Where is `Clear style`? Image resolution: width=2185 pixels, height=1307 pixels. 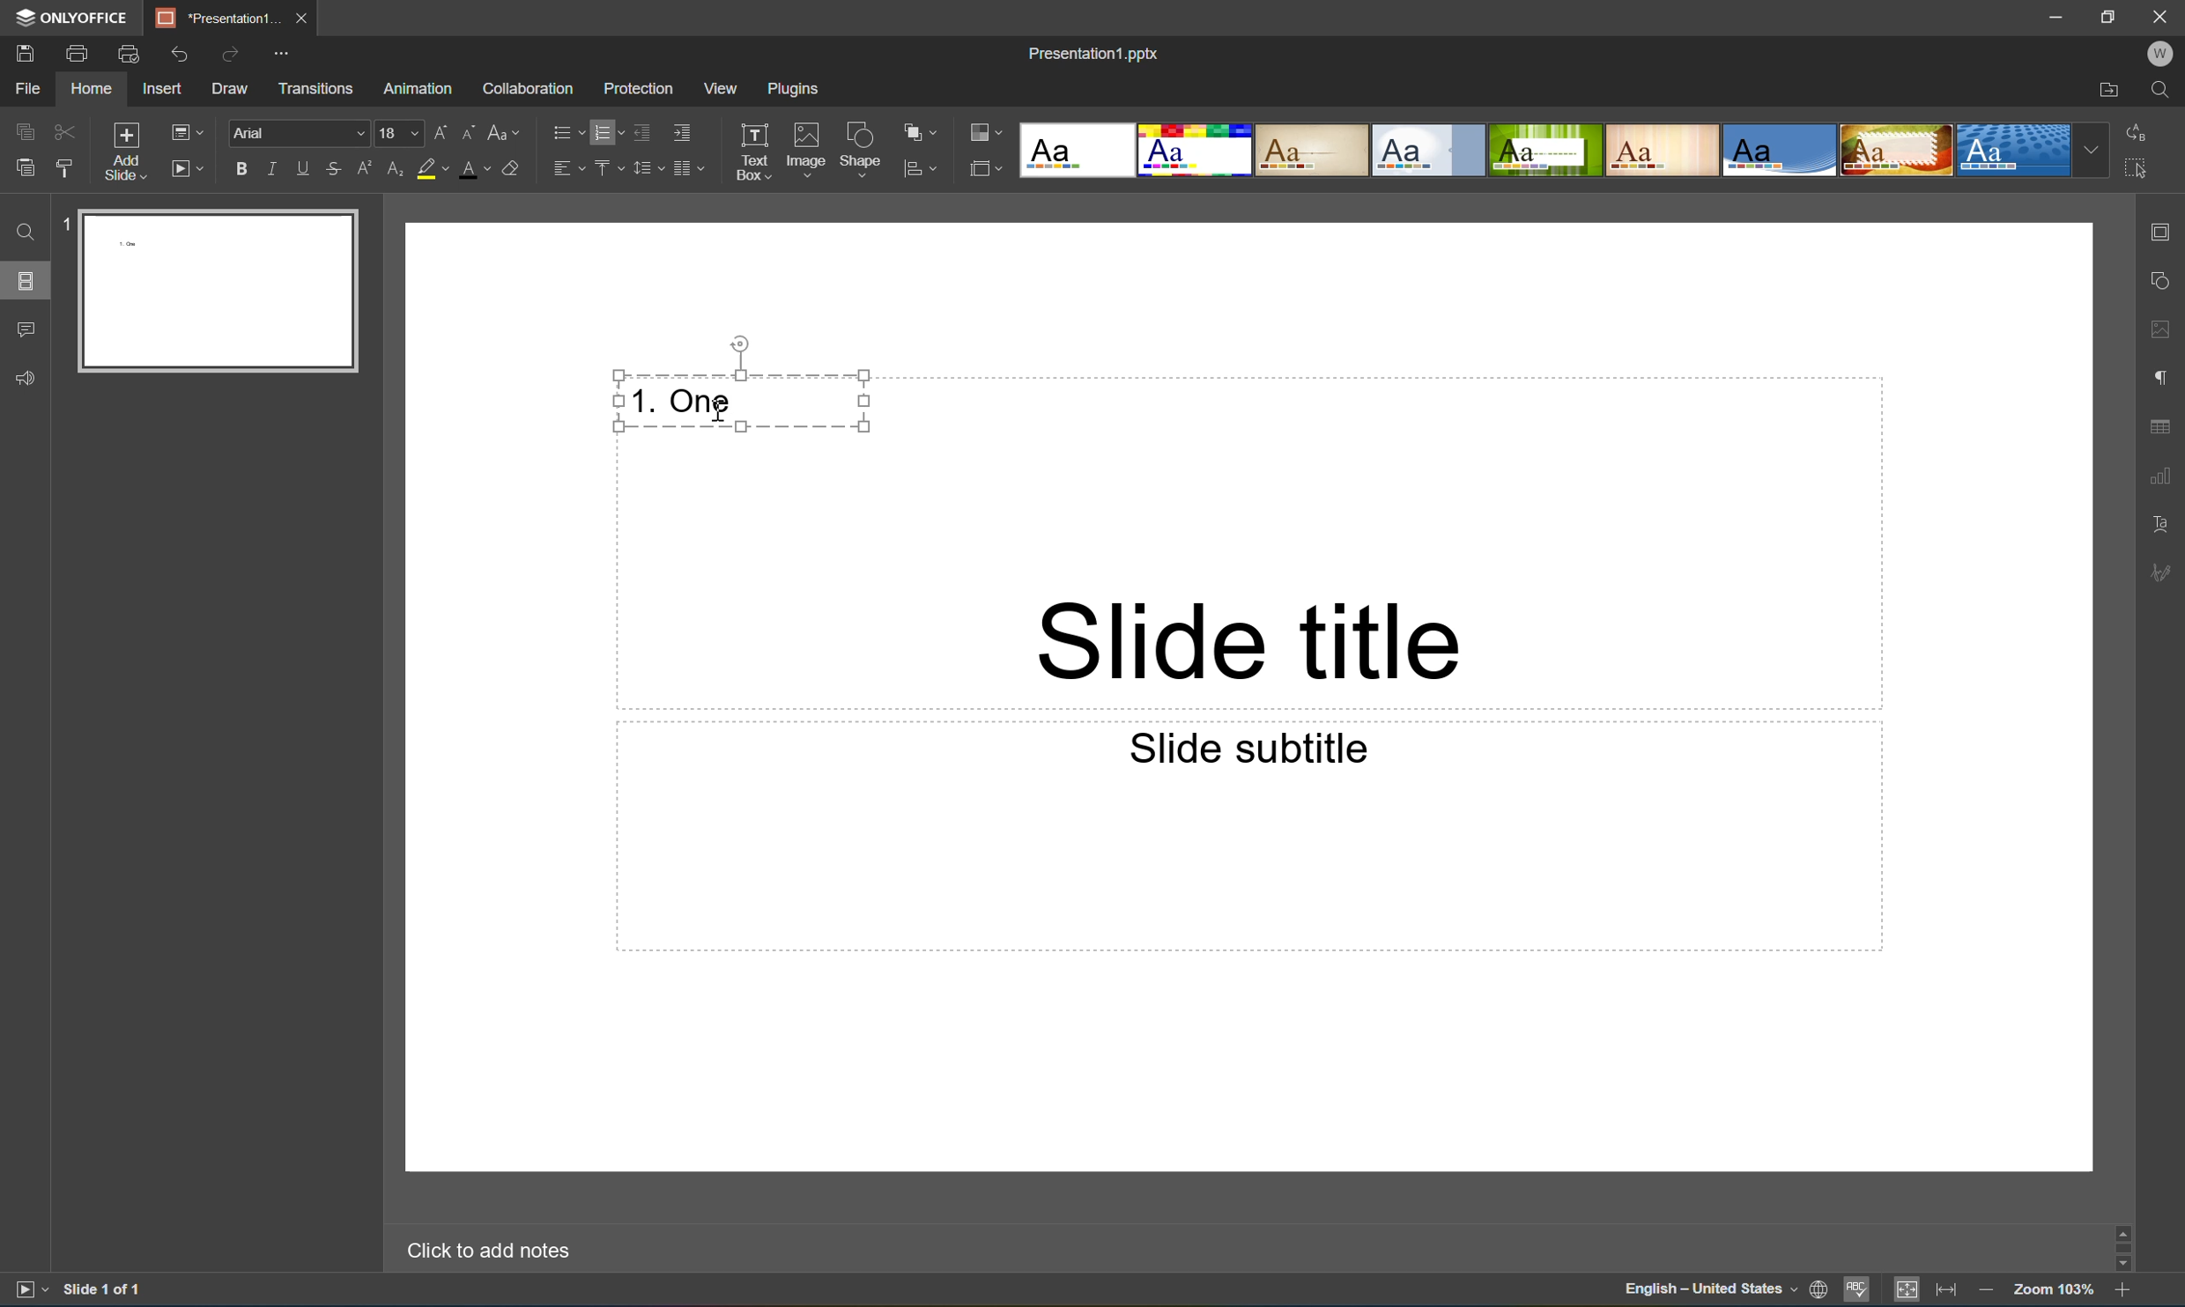
Clear style is located at coordinates (514, 166).